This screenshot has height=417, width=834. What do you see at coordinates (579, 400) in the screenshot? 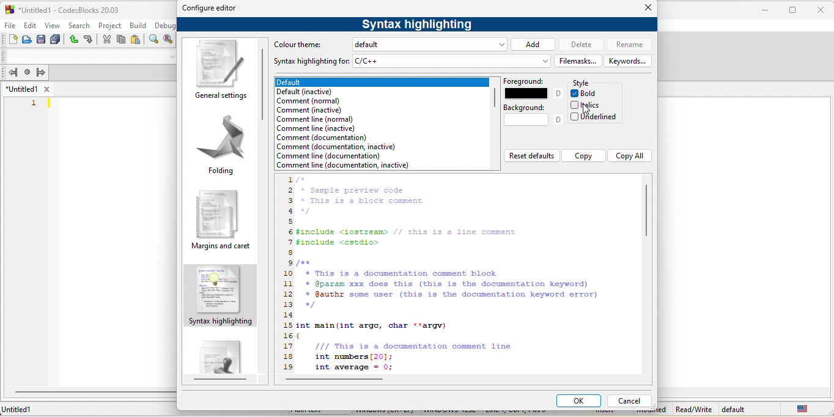
I see `ok` at bounding box center [579, 400].